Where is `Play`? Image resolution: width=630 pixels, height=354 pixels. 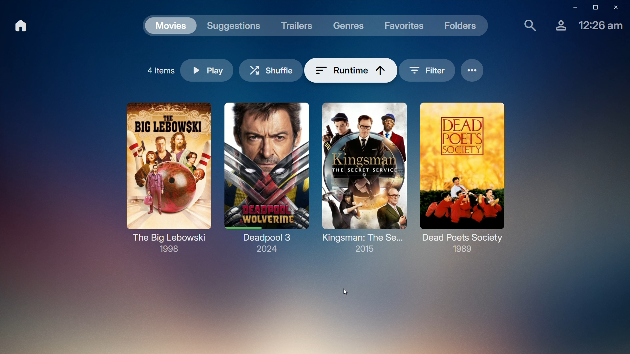 Play is located at coordinates (216, 71).